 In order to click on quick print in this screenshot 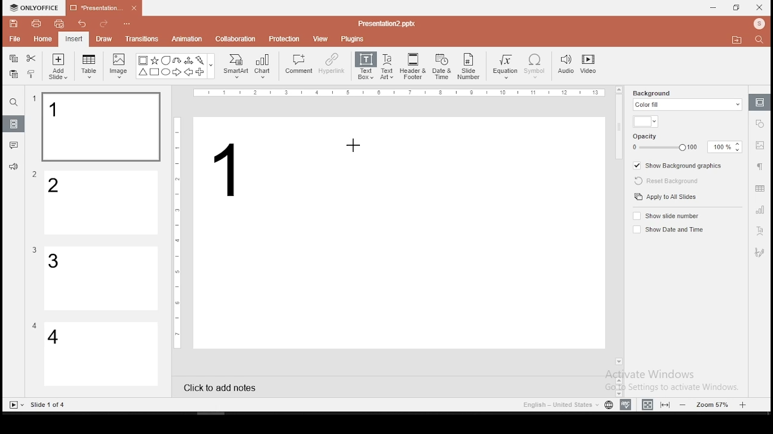, I will do `click(59, 24)`.